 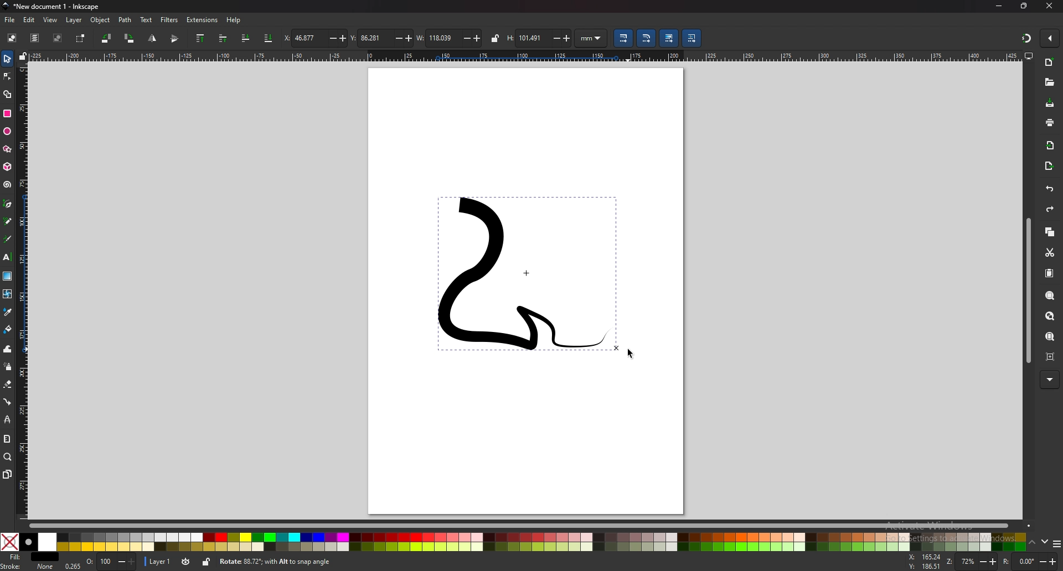 I want to click on cut, so click(x=1050, y=253).